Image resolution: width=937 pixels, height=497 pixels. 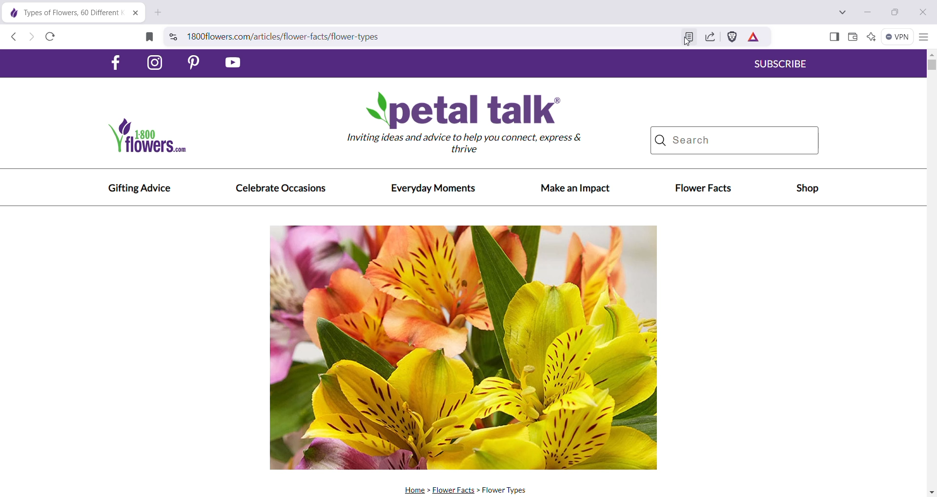 I want to click on Gifting Advice, so click(x=139, y=188).